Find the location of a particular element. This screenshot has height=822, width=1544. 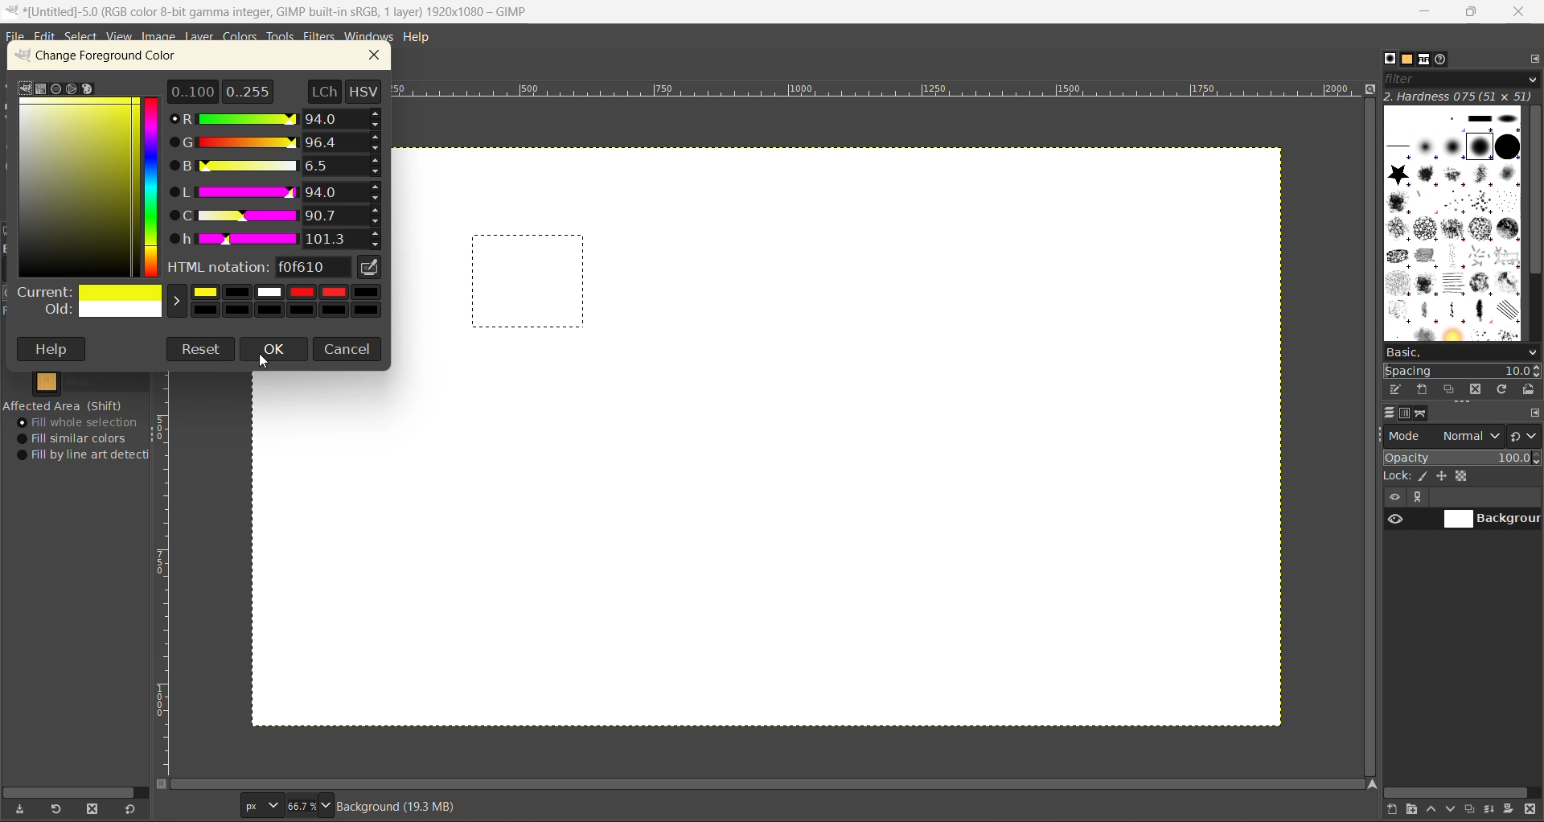

raise this layer is located at coordinates (1435, 808).